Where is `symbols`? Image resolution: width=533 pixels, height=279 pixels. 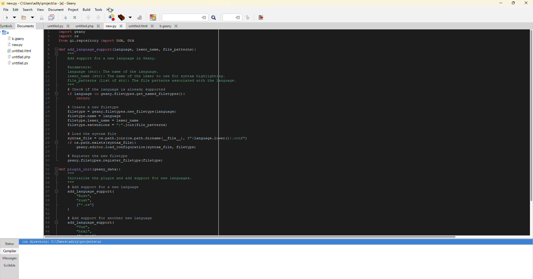 symbols is located at coordinates (8, 26).